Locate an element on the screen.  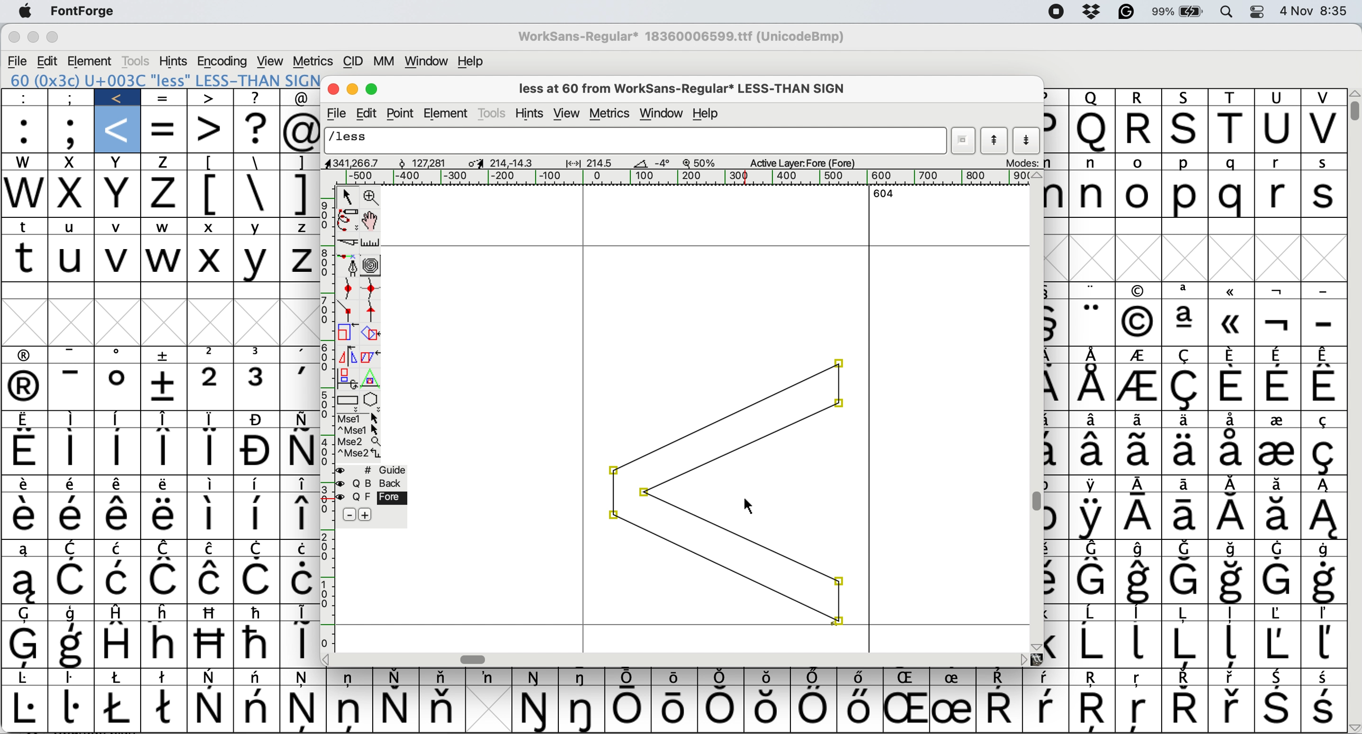
Symbol is located at coordinates (1183, 452).